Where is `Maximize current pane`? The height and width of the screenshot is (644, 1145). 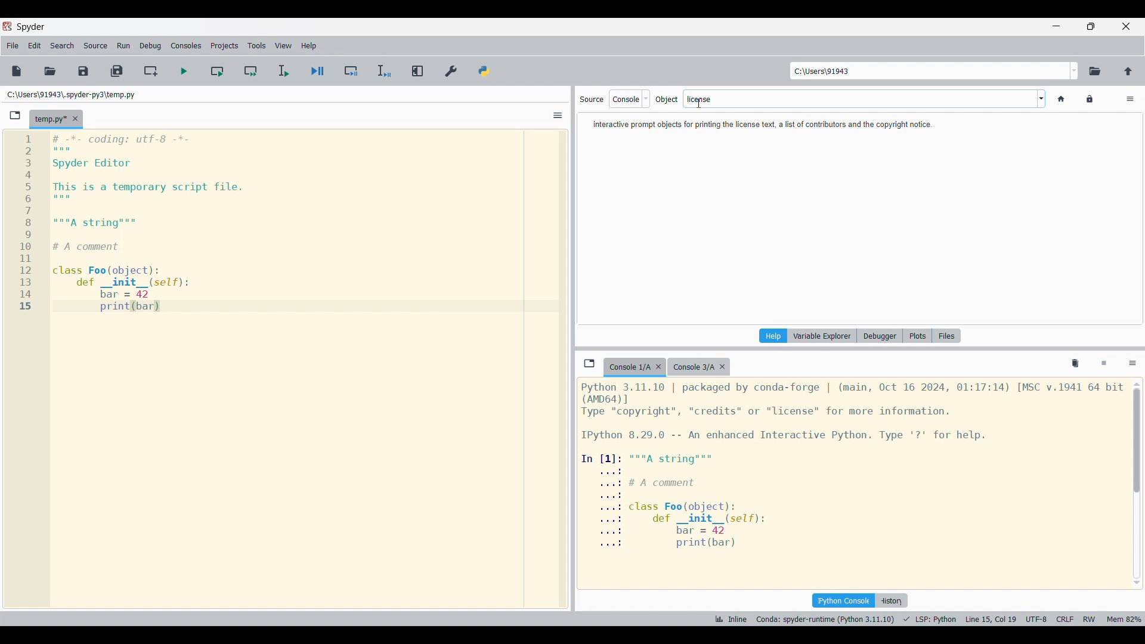 Maximize current pane is located at coordinates (418, 71).